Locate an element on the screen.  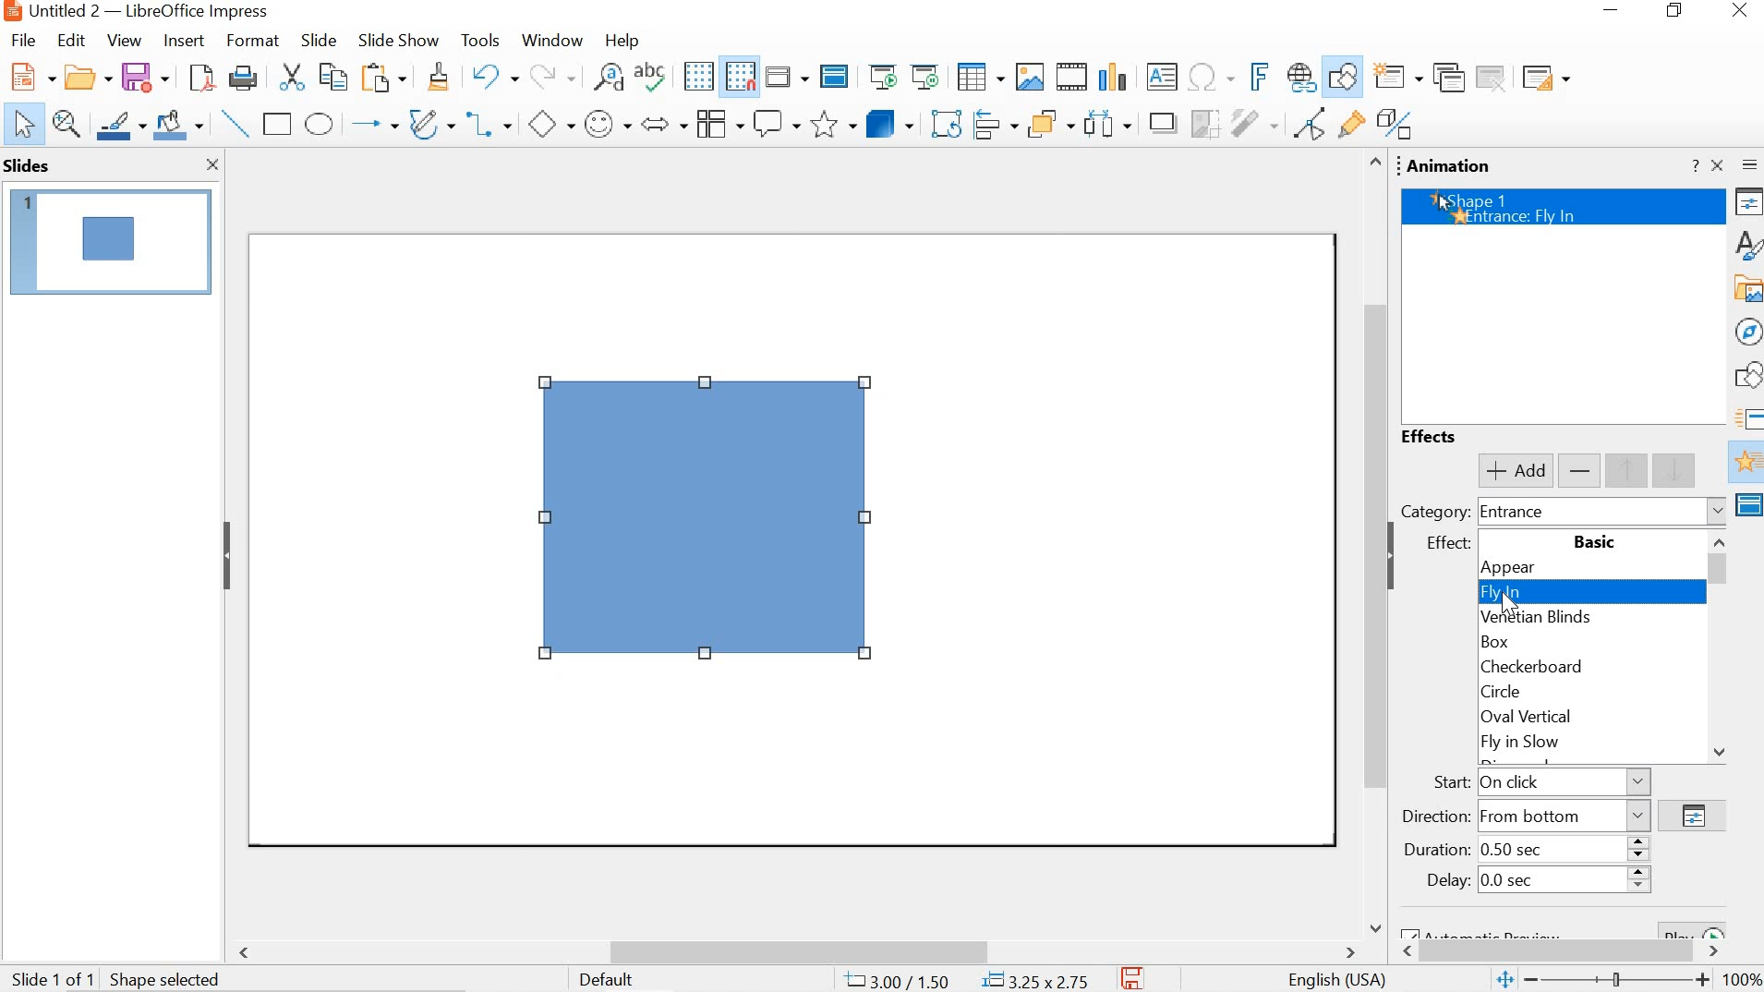
navigator is located at coordinates (1748, 329).